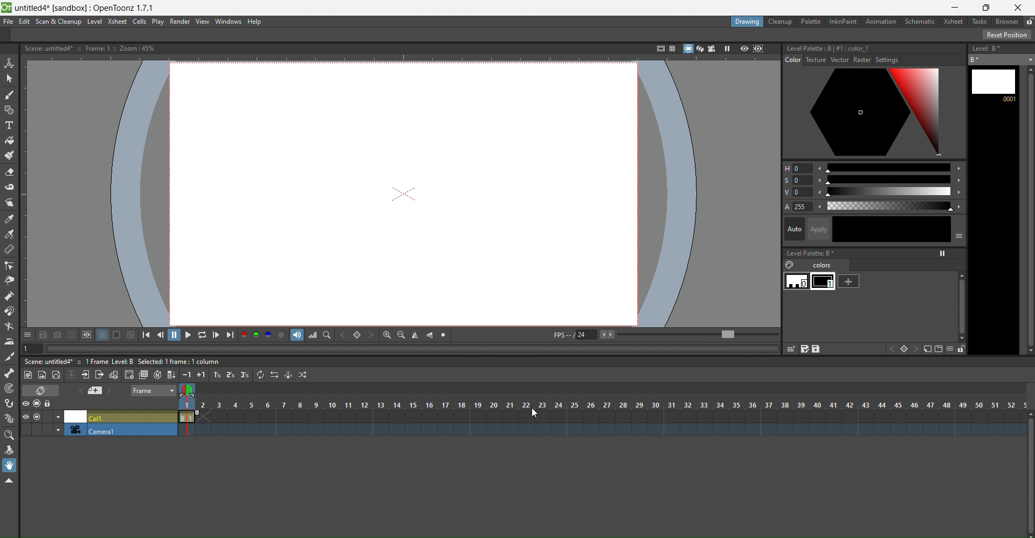  I want to click on level, so click(94, 22).